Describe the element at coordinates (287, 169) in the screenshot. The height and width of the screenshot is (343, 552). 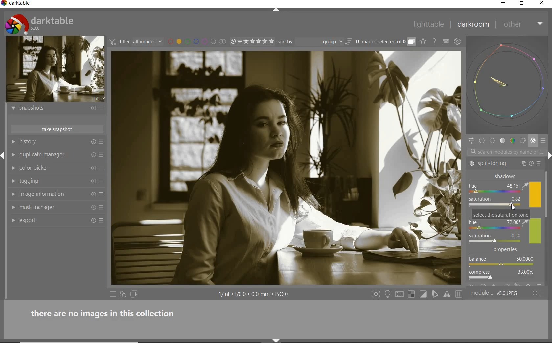
I see `selected image` at that location.